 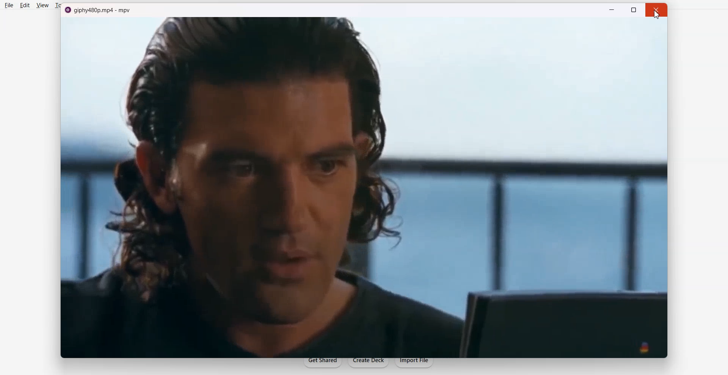 What do you see at coordinates (43, 5) in the screenshot?
I see `View` at bounding box center [43, 5].